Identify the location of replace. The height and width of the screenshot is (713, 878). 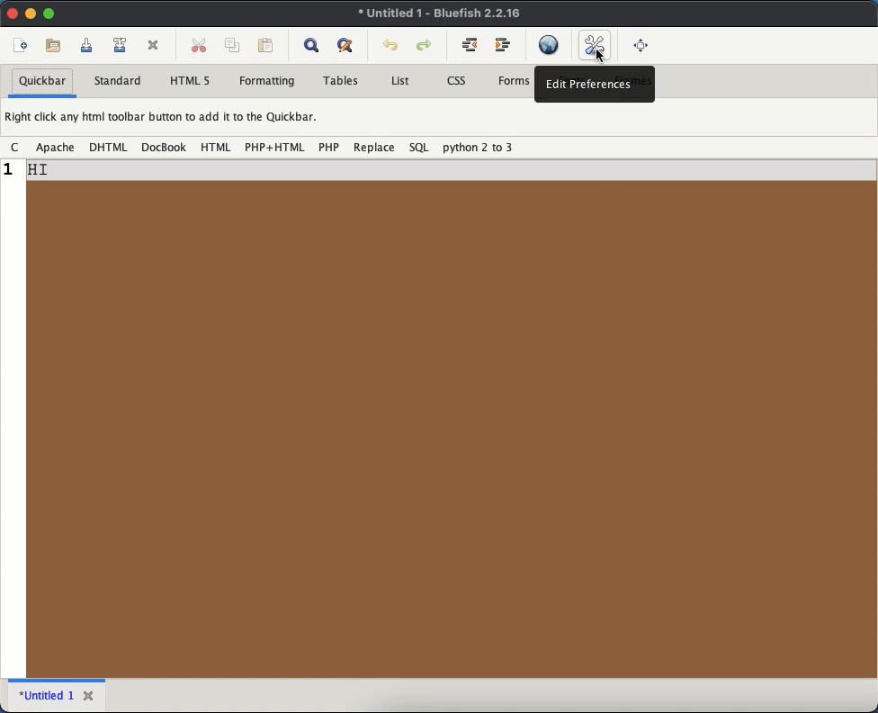
(374, 148).